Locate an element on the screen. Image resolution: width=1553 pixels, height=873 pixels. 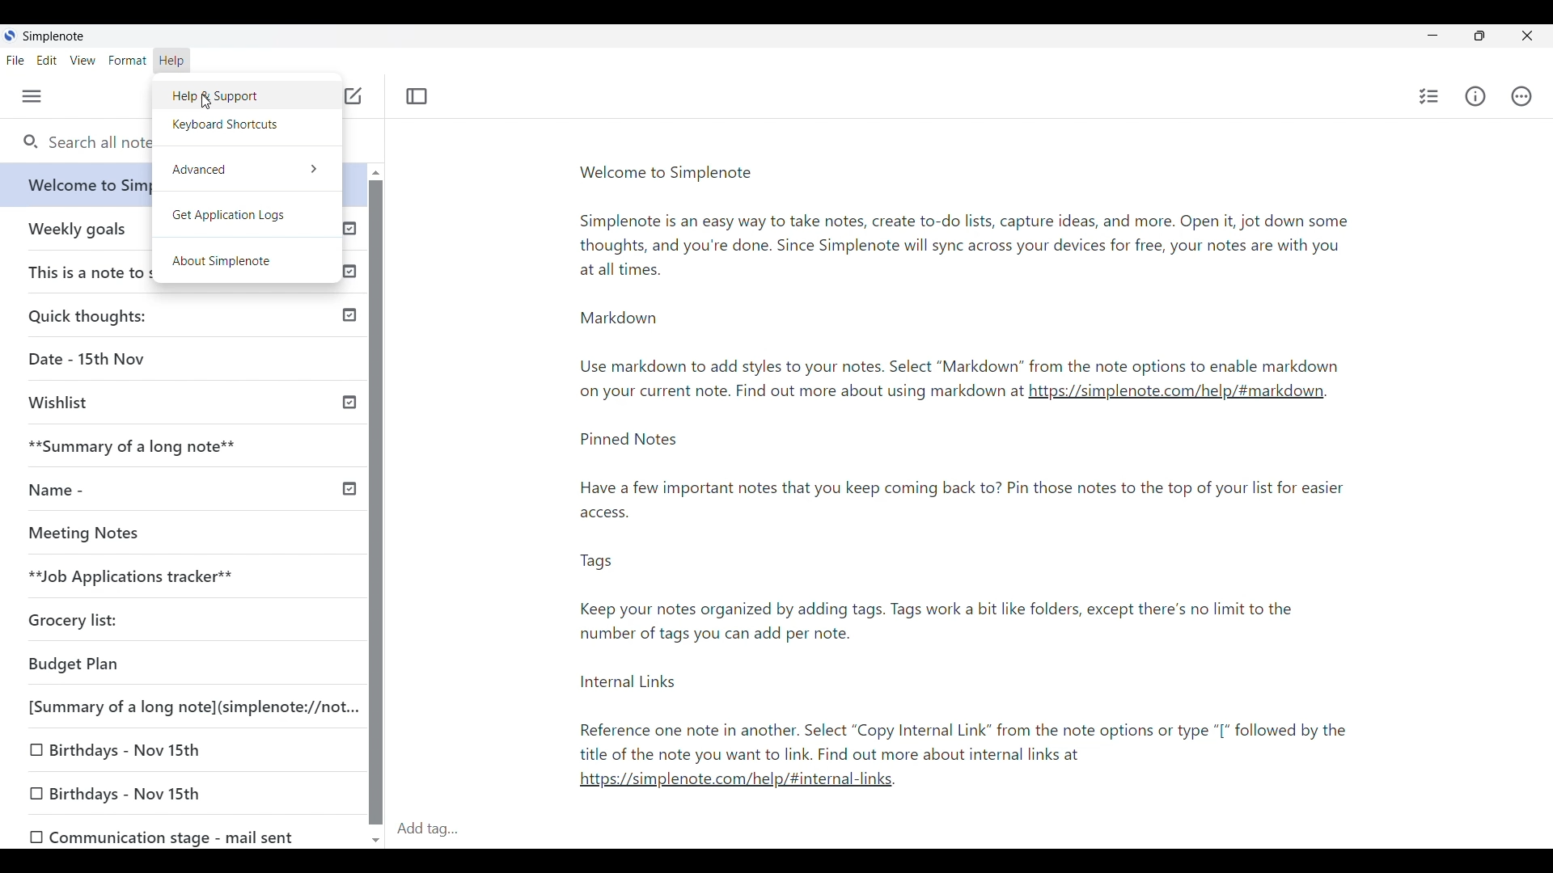
0 Birthdays - Nov 15th is located at coordinates (106, 751).